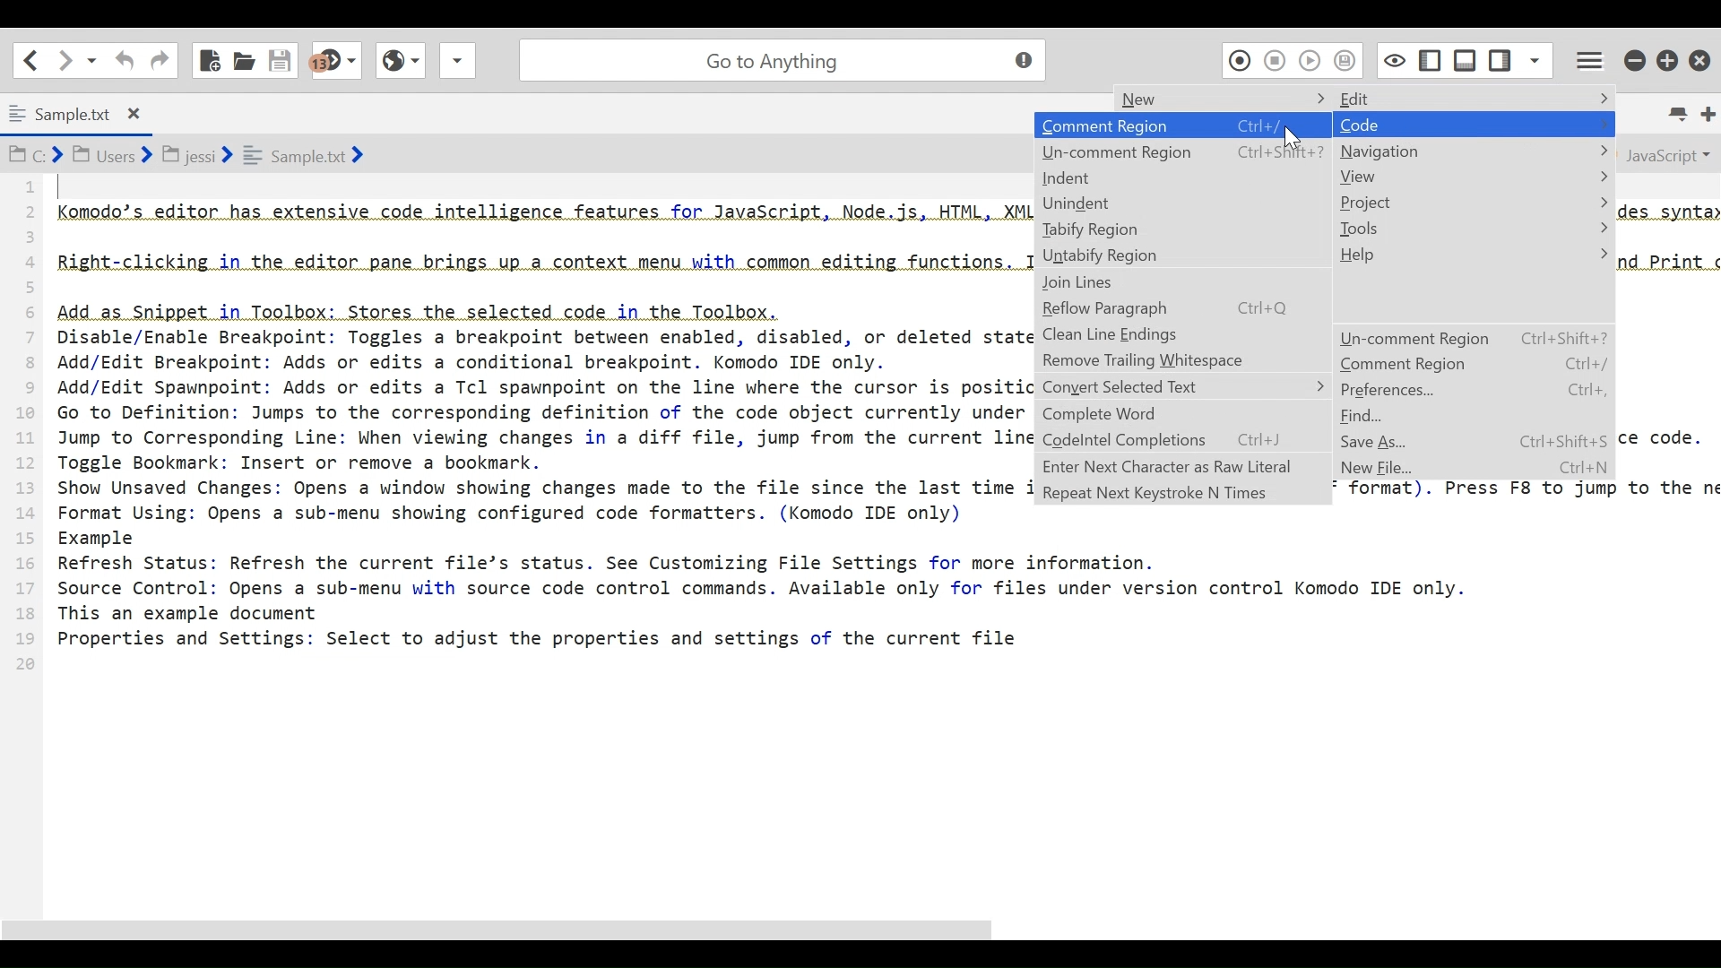 The image size is (1721, 968). What do you see at coordinates (1181, 335) in the screenshot?
I see `Clean Line Endings` at bounding box center [1181, 335].